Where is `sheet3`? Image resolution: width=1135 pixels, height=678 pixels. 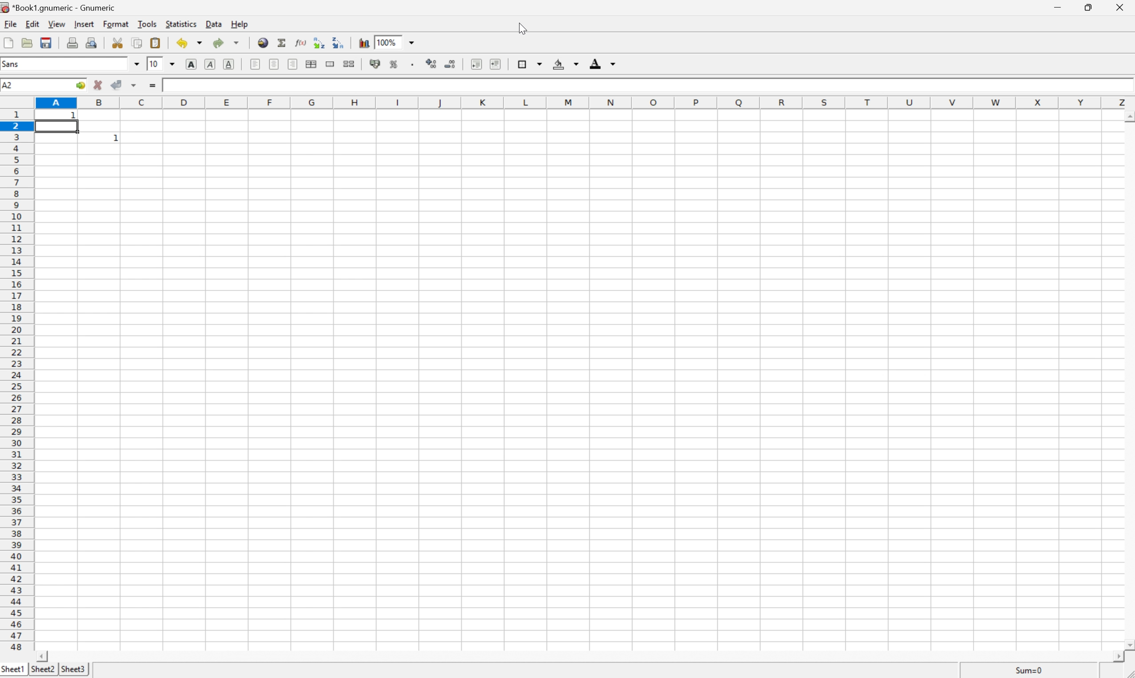
sheet3 is located at coordinates (74, 671).